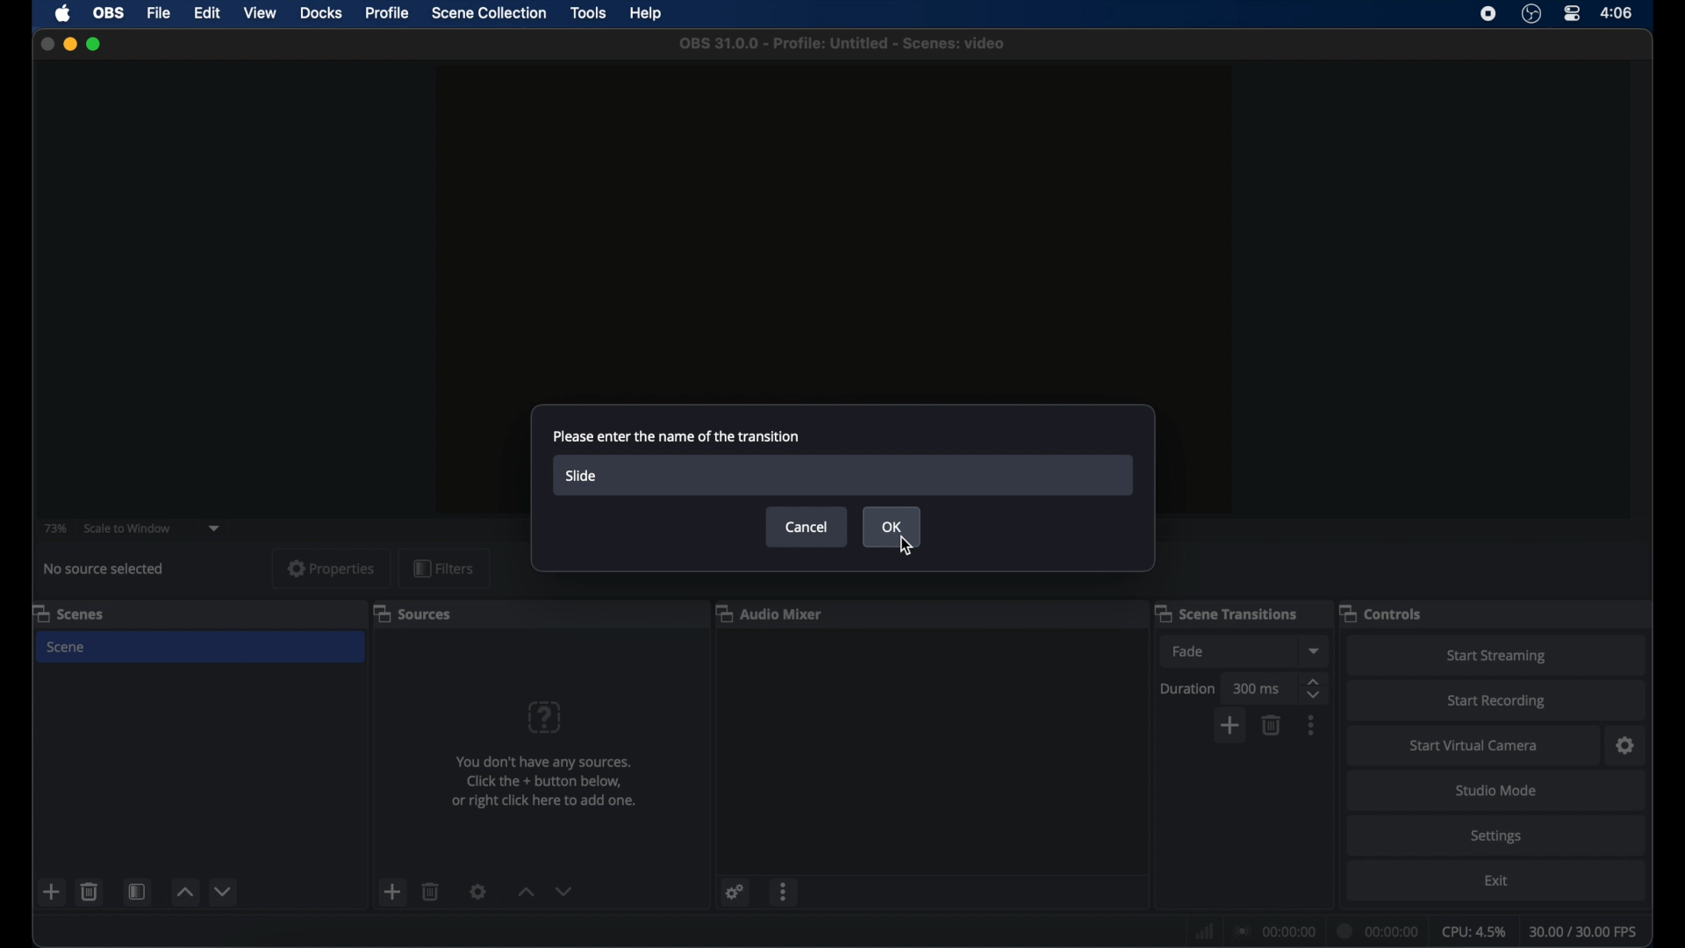 This screenshot has width=1685, height=948. What do you see at coordinates (785, 891) in the screenshot?
I see `more options` at bounding box center [785, 891].